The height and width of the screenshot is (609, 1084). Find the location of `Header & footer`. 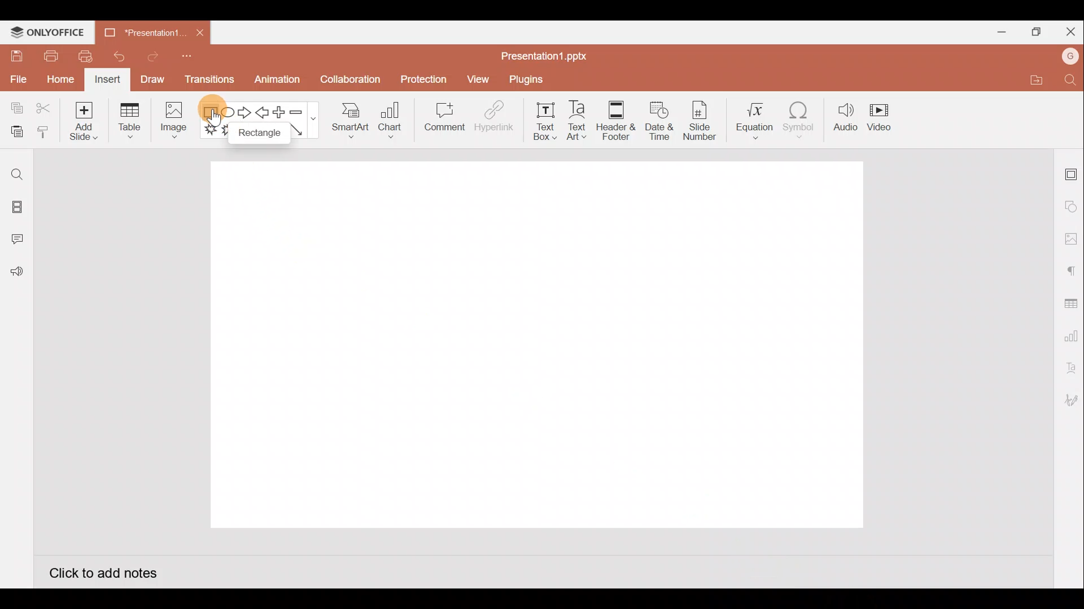

Header & footer is located at coordinates (617, 117).